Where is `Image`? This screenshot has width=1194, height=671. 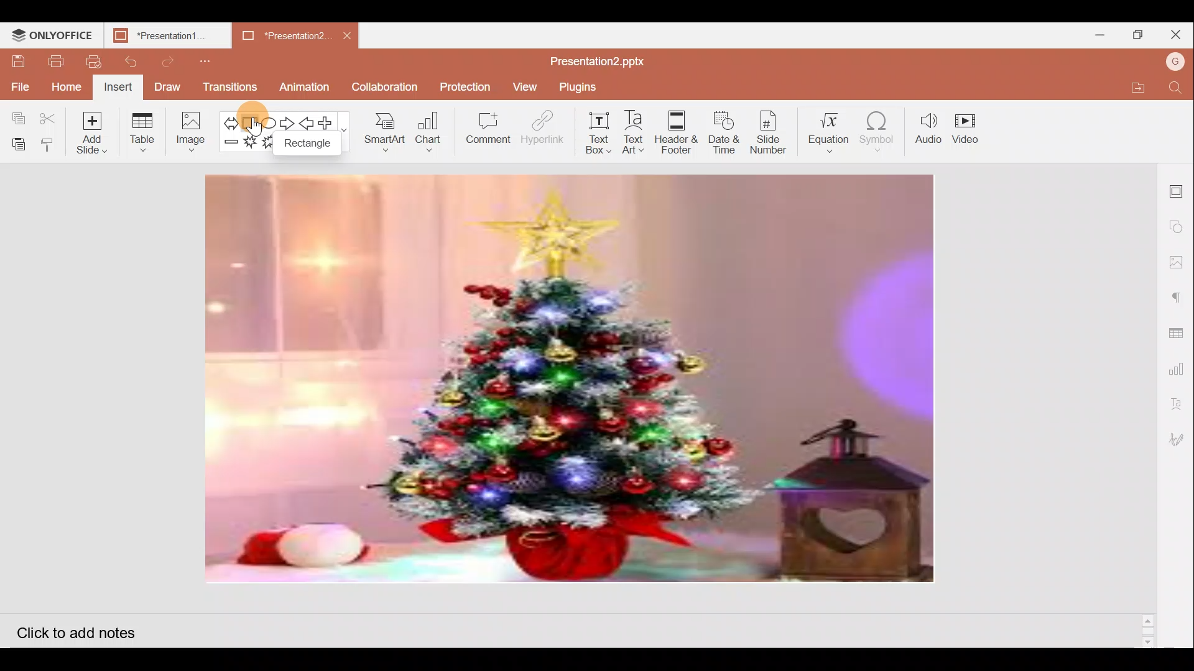 Image is located at coordinates (191, 132).